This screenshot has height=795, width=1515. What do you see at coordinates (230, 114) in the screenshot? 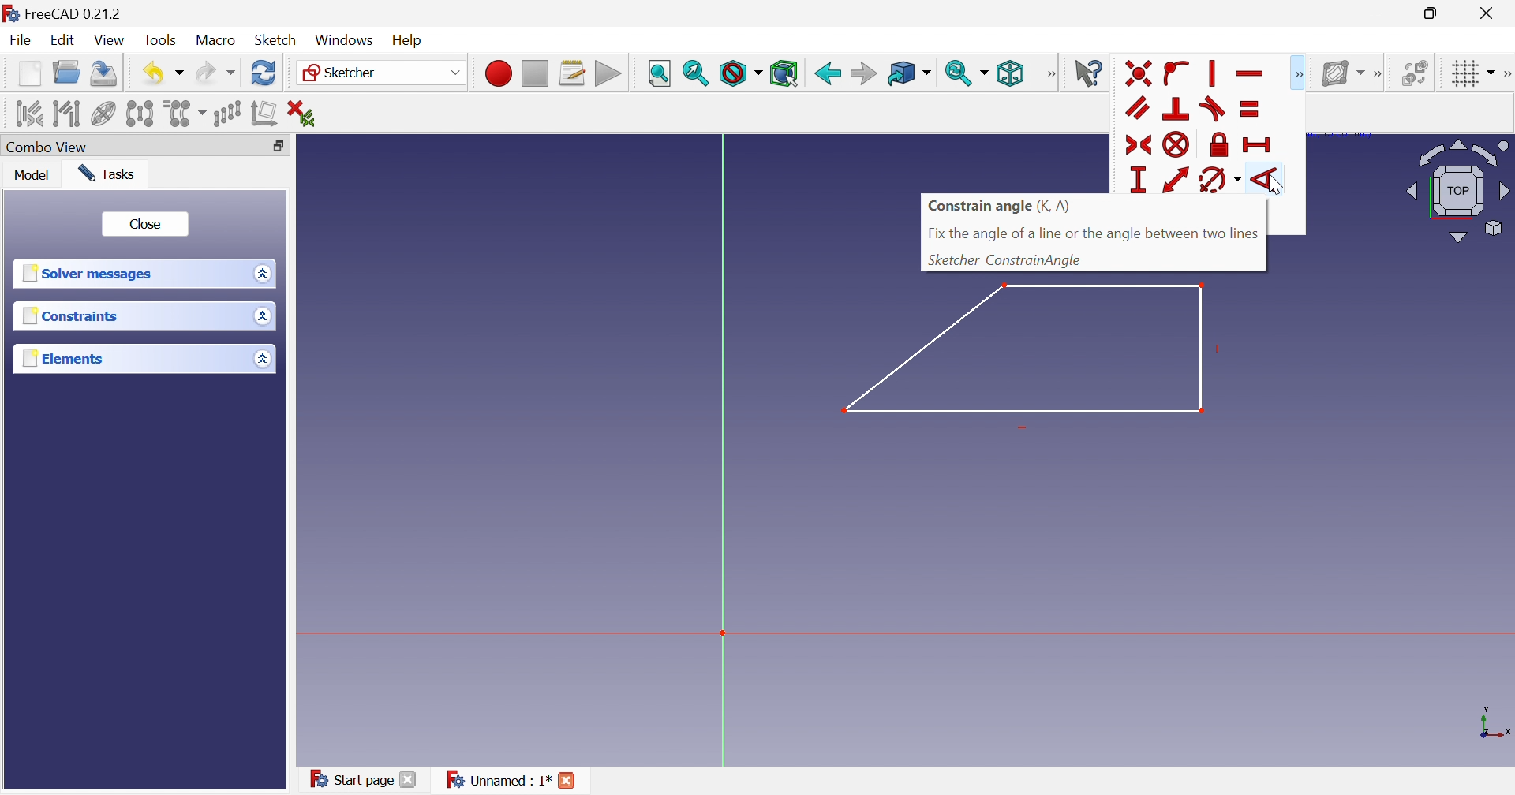
I see `Rectangular array` at bounding box center [230, 114].